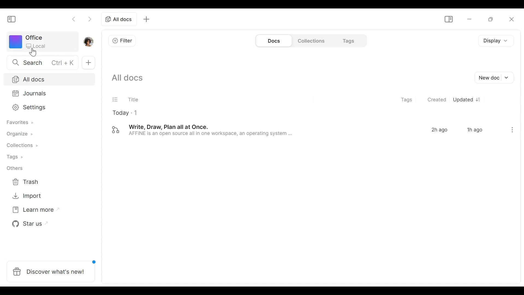  What do you see at coordinates (12, 18) in the screenshot?
I see `Show/Hide Sidebar` at bounding box center [12, 18].